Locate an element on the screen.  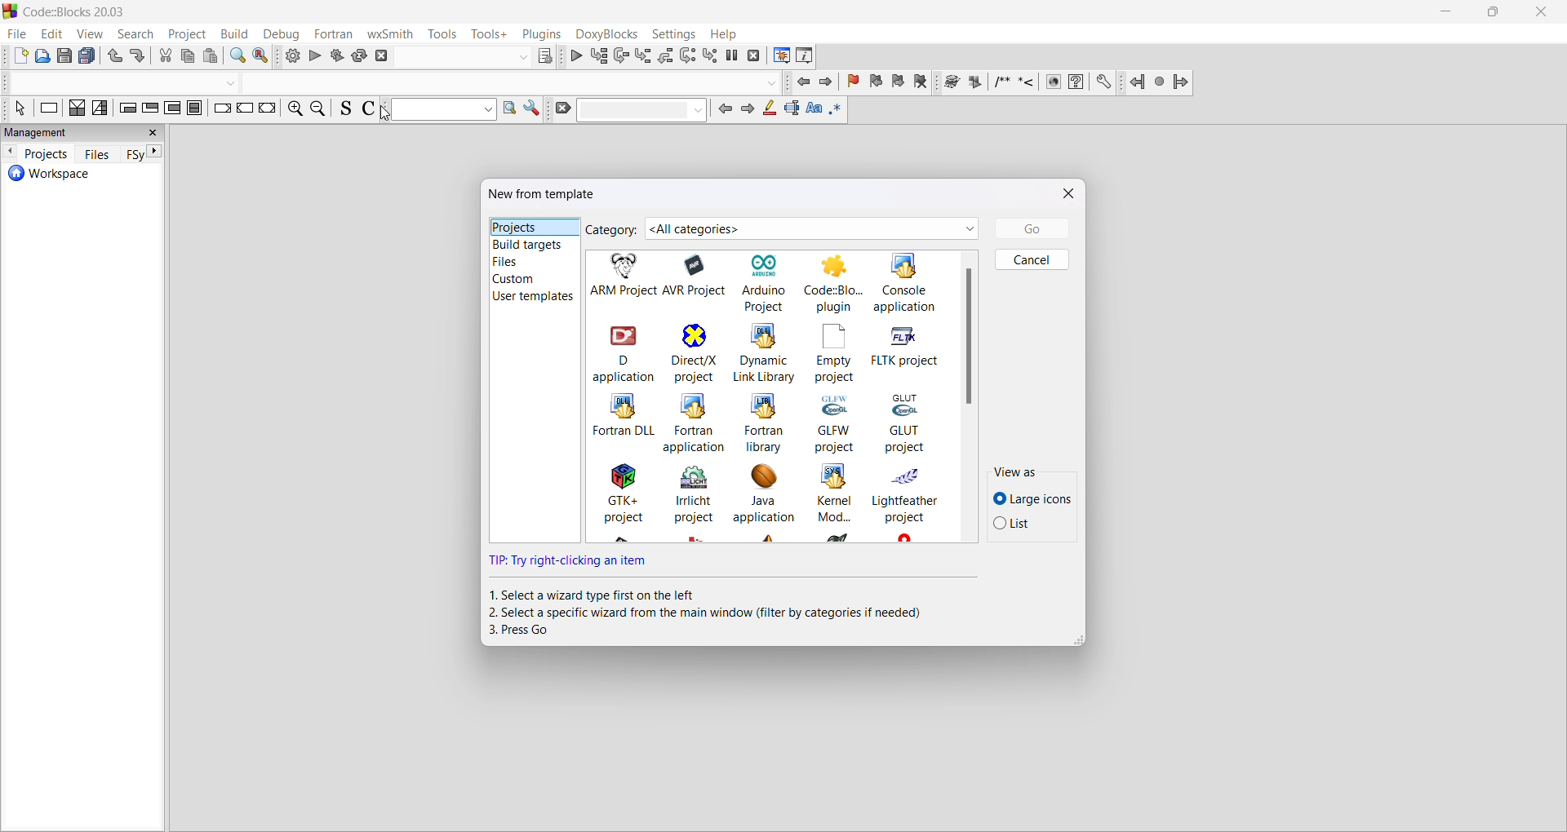
view as is located at coordinates (1032, 473).